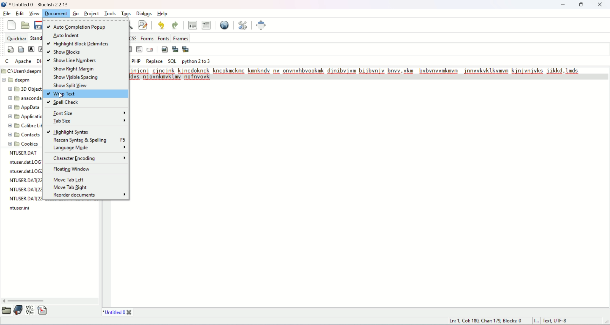 This screenshot has height=325, width=610. Describe the element at coordinates (206, 24) in the screenshot. I see `indent` at that location.